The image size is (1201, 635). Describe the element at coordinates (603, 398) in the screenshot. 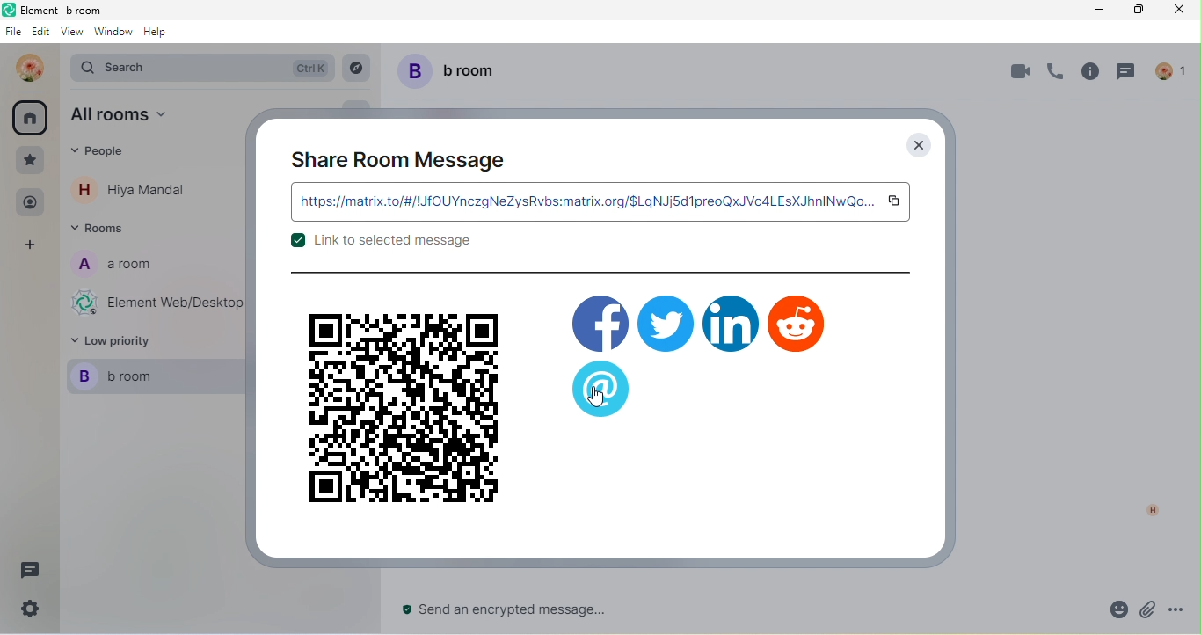

I see `cursor movement` at that location.